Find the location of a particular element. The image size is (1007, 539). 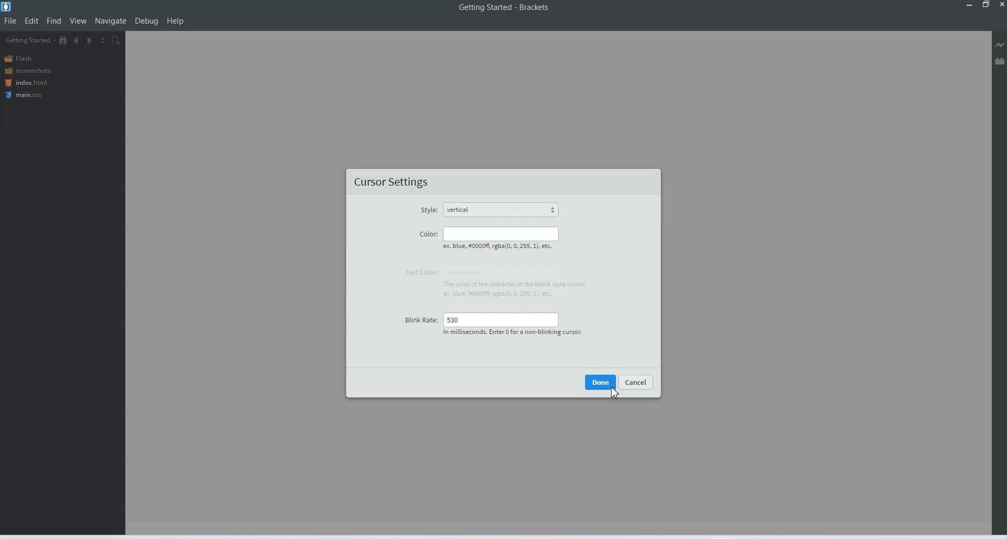

Screenshots is located at coordinates (27, 70).